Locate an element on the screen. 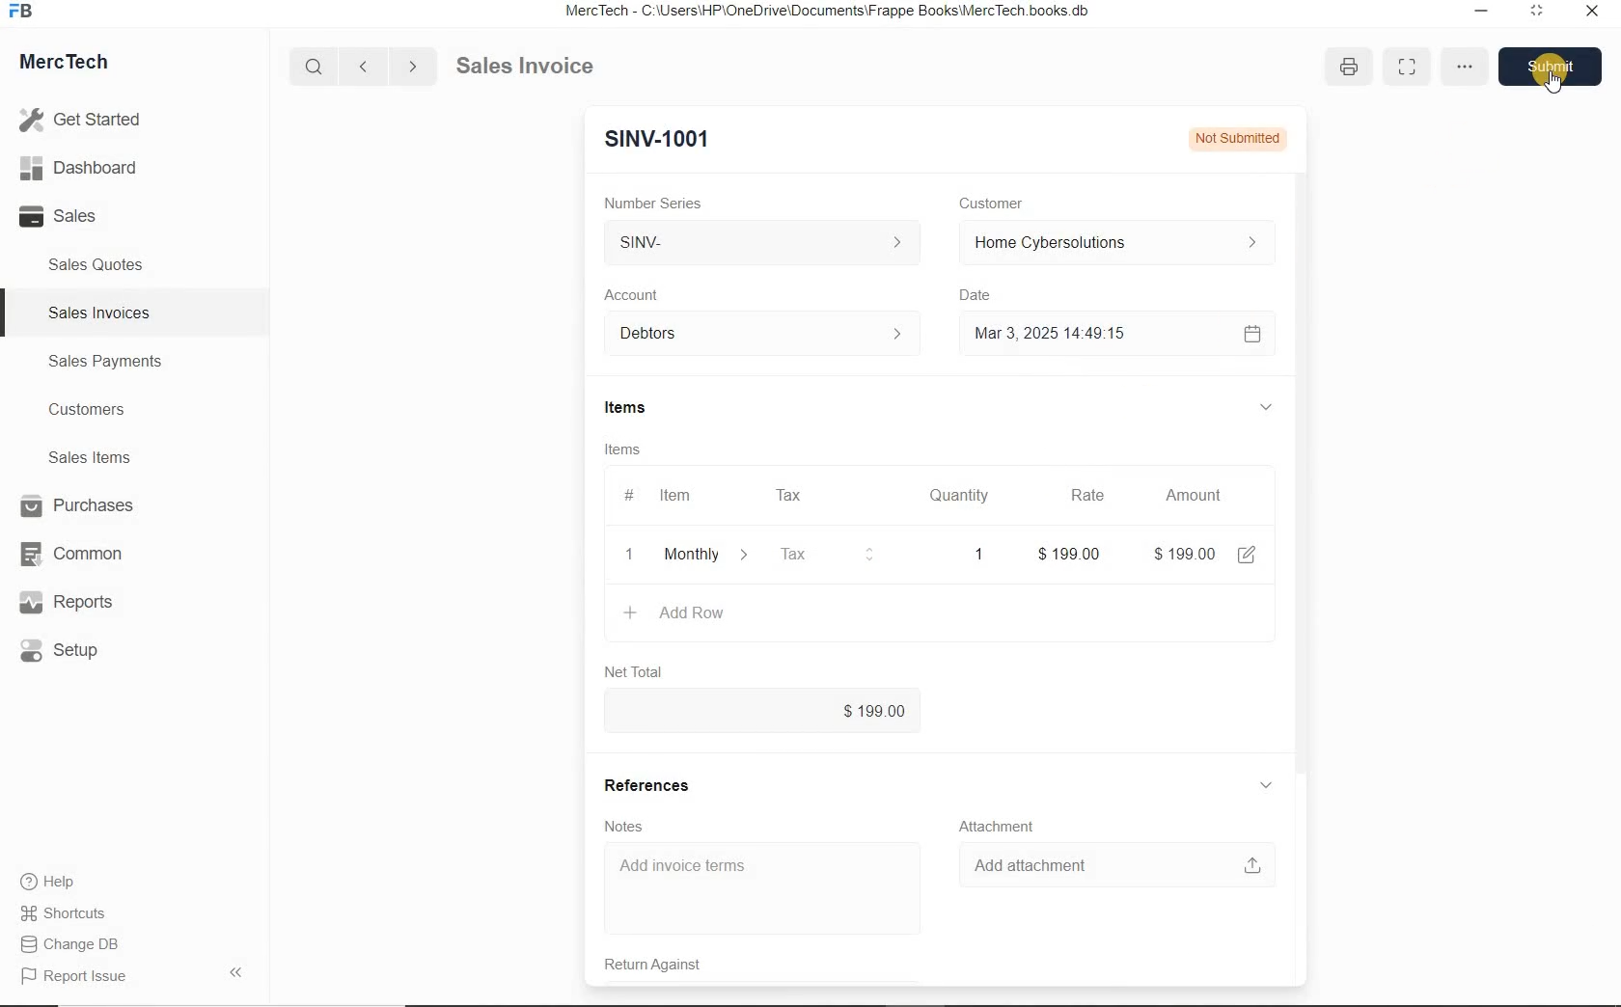  Item is located at coordinates (677, 496).